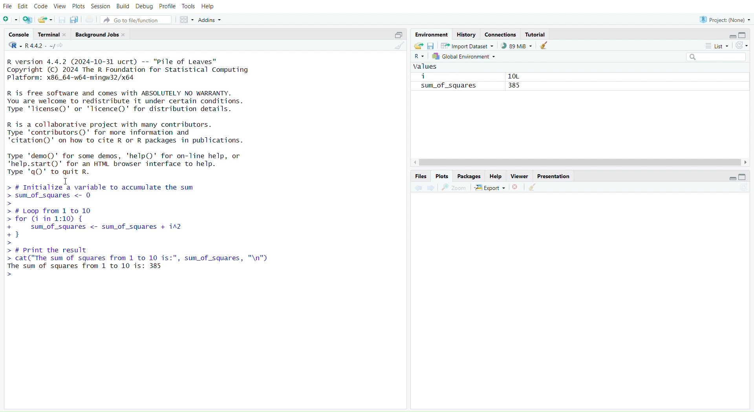  Describe the element at coordinates (465, 57) in the screenshot. I see `global environment` at that location.